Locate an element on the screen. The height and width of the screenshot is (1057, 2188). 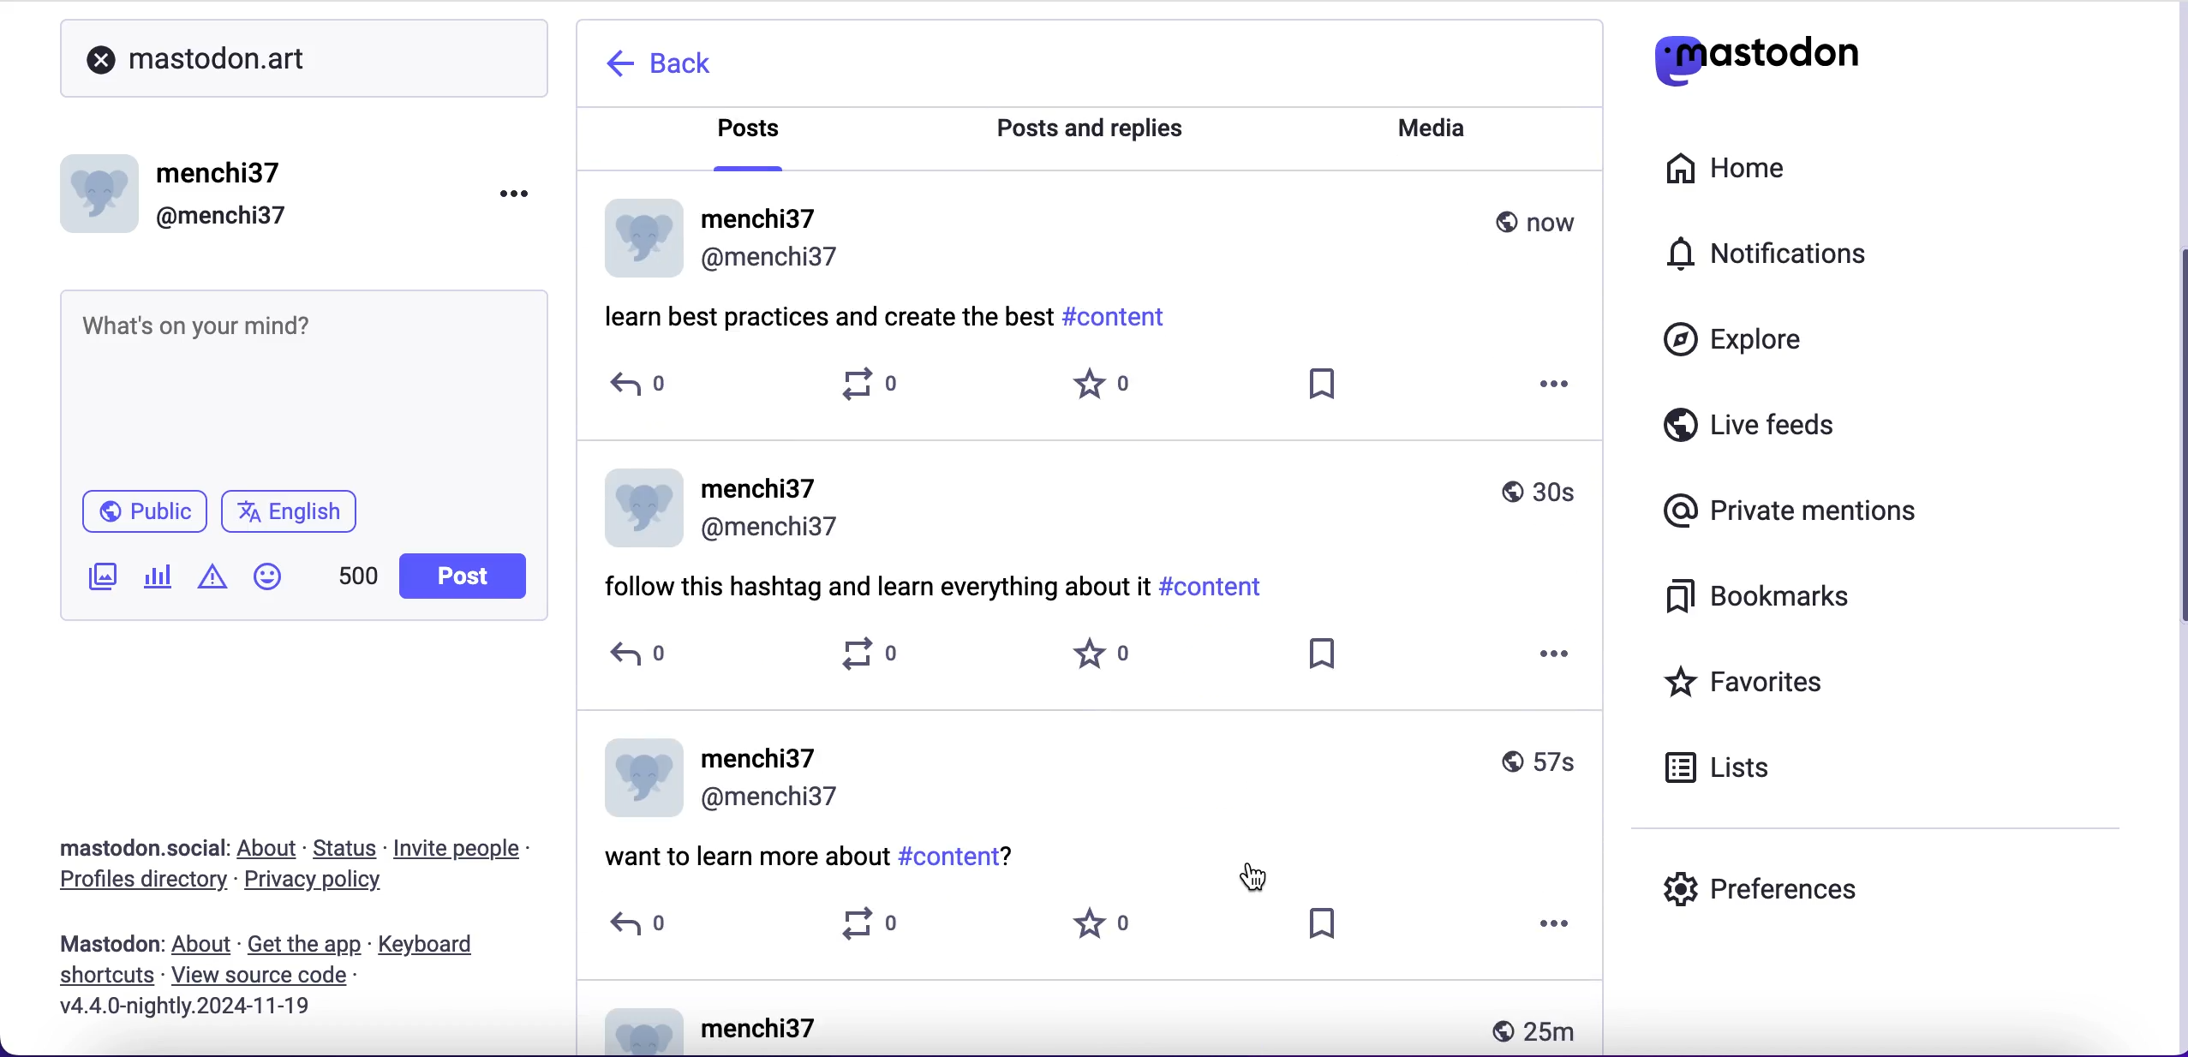
lists is located at coordinates (1731, 773).